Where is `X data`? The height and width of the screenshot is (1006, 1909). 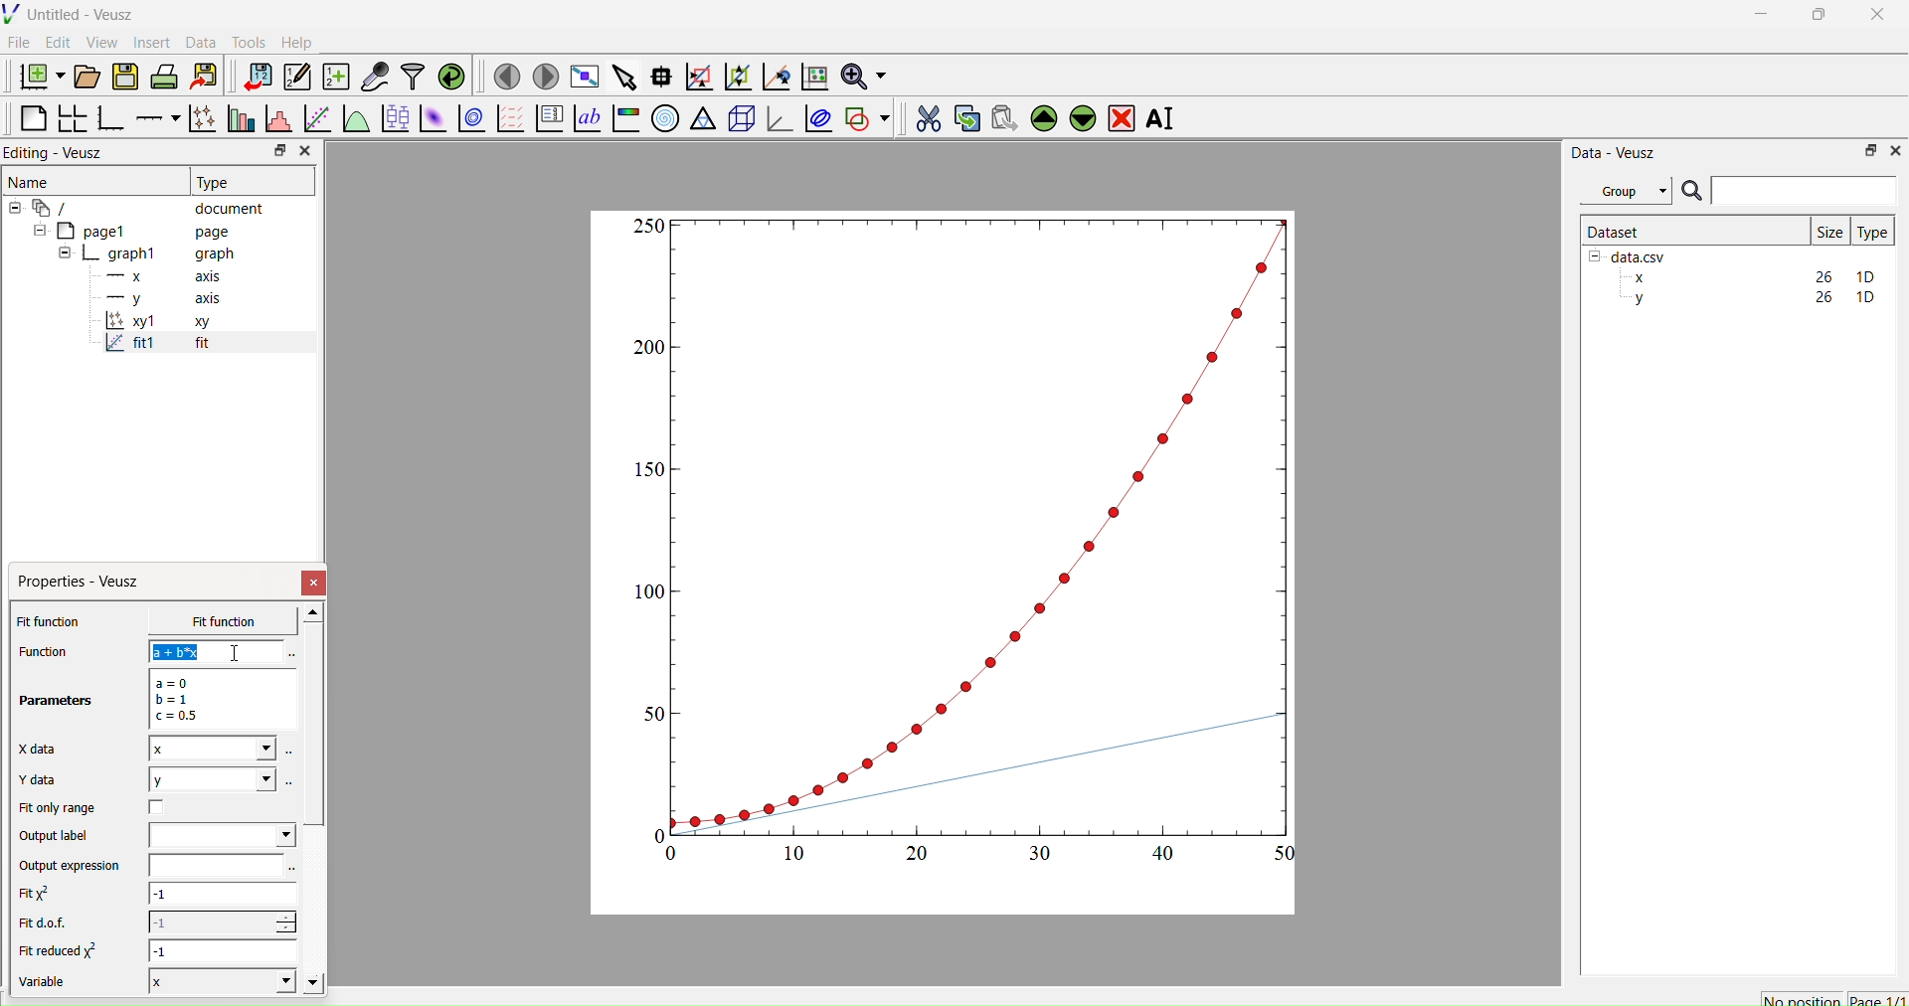
X data is located at coordinates (42, 747).